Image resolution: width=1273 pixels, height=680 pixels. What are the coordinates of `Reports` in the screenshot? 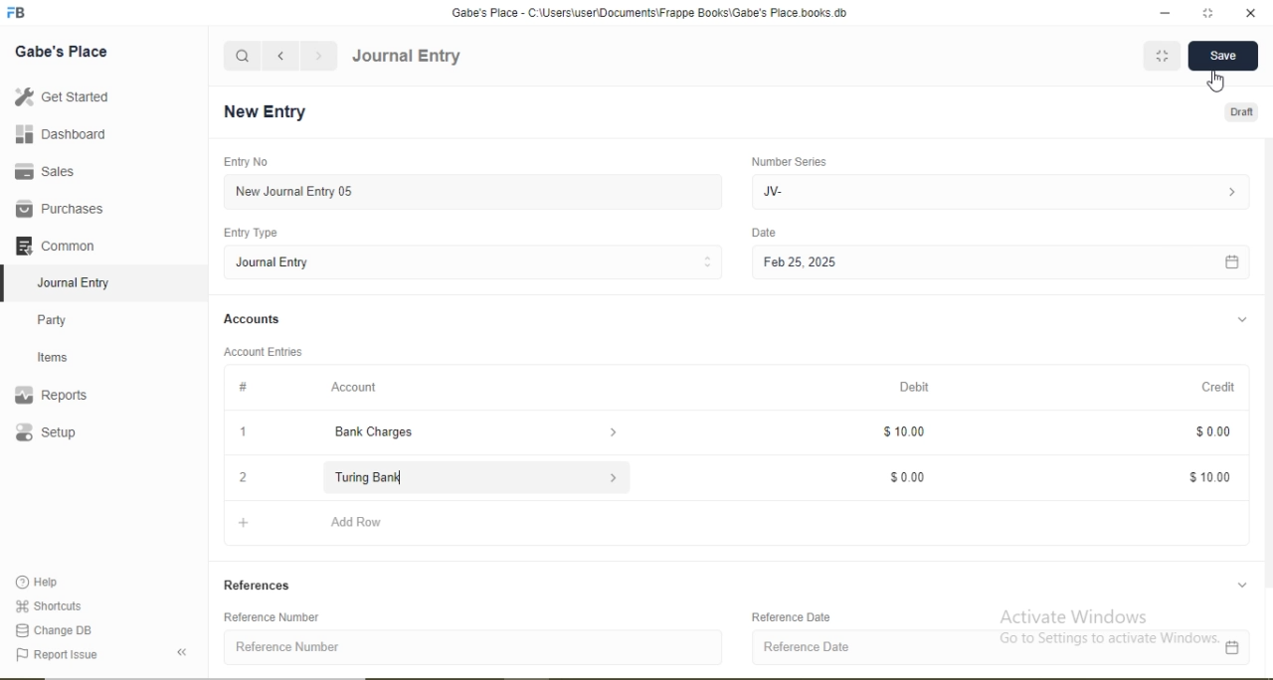 It's located at (61, 396).